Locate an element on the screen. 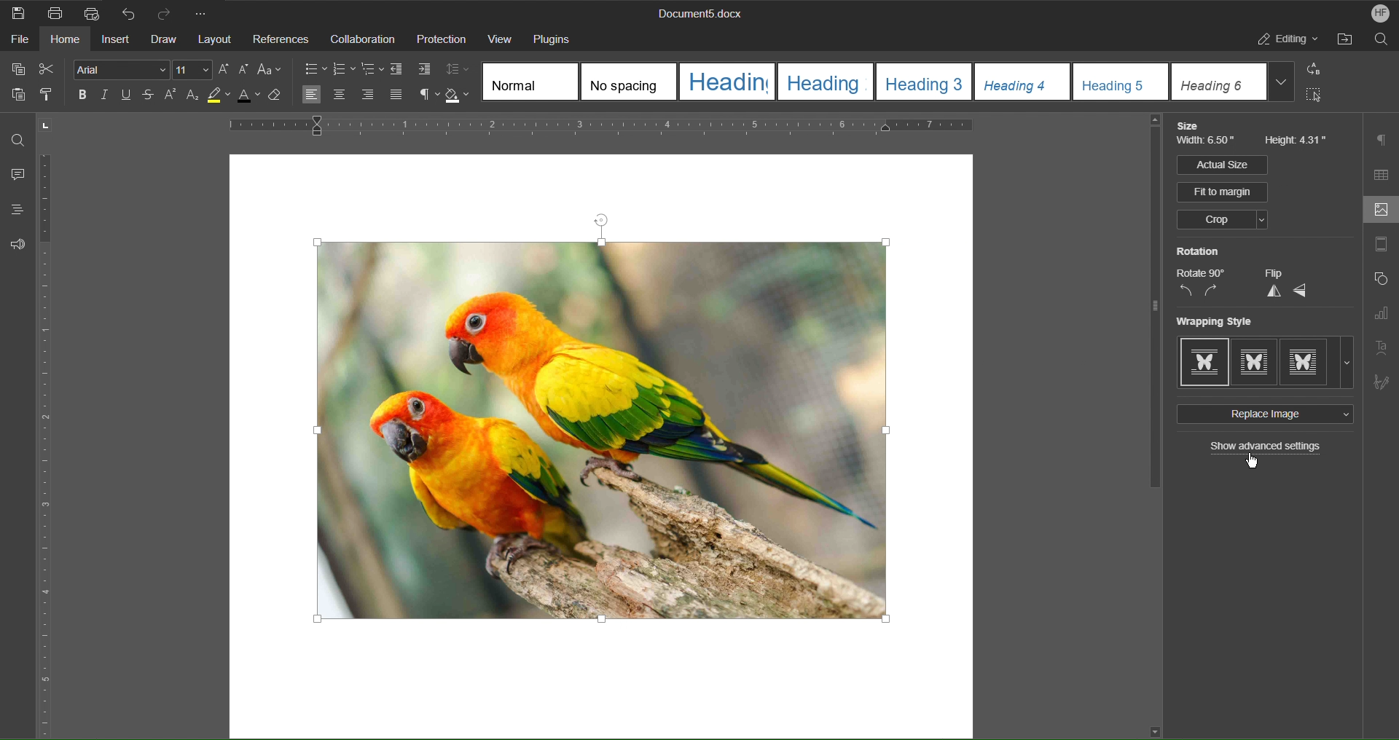 Image resolution: width=1399 pixels, height=740 pixels. Copy is located at coordinates (17, 69).